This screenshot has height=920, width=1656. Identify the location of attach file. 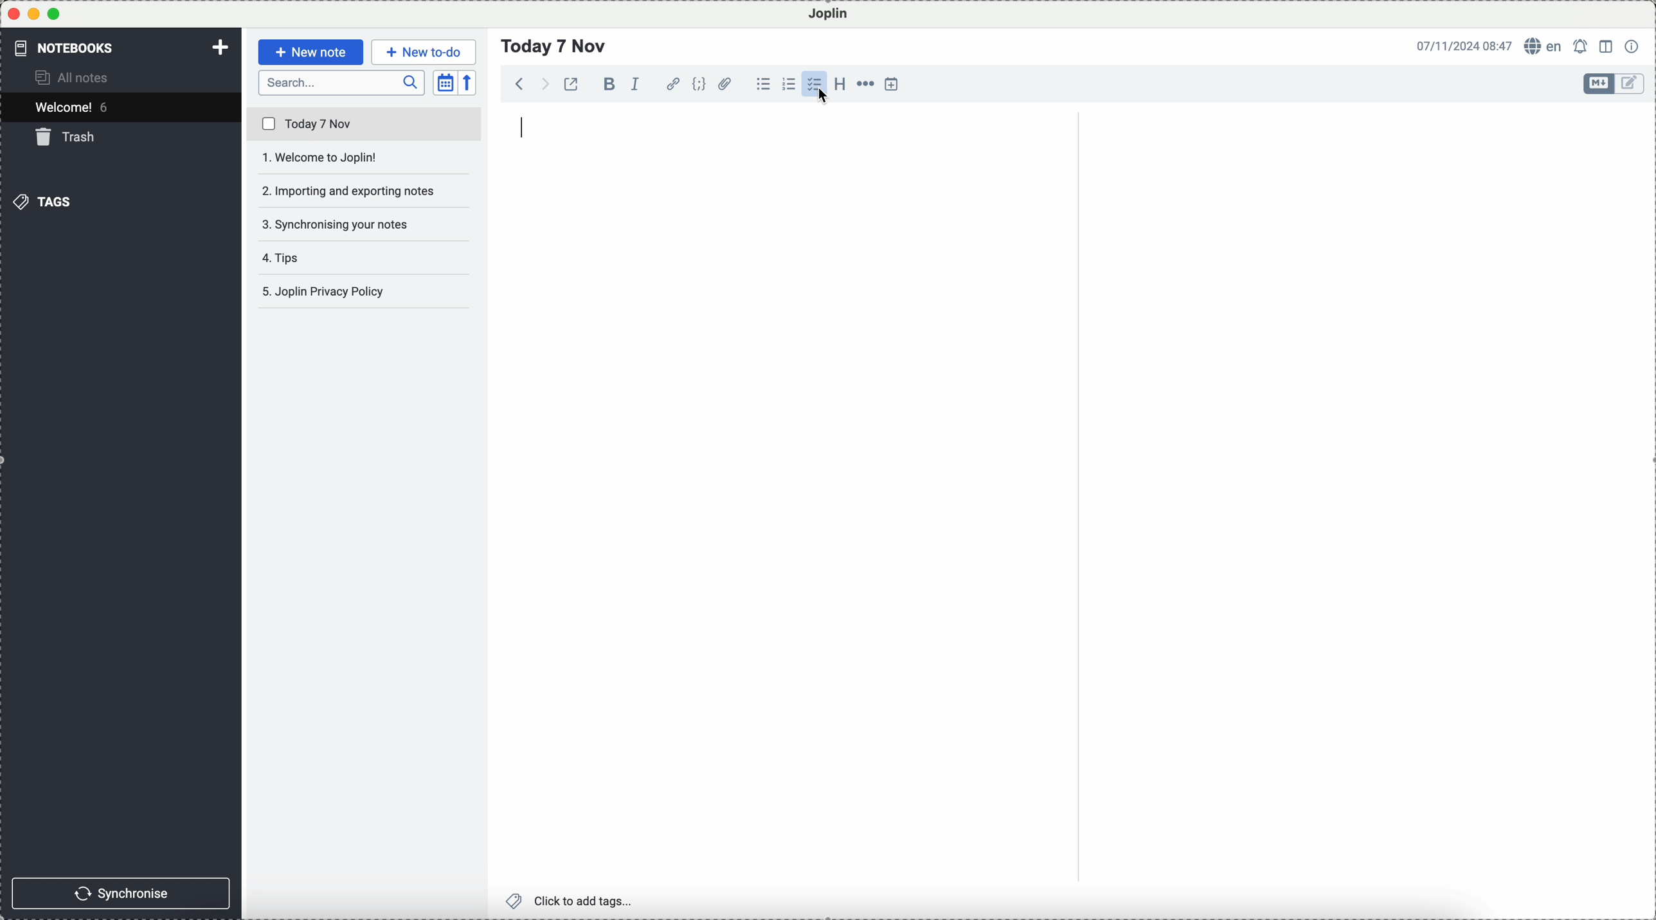
(726, 84).